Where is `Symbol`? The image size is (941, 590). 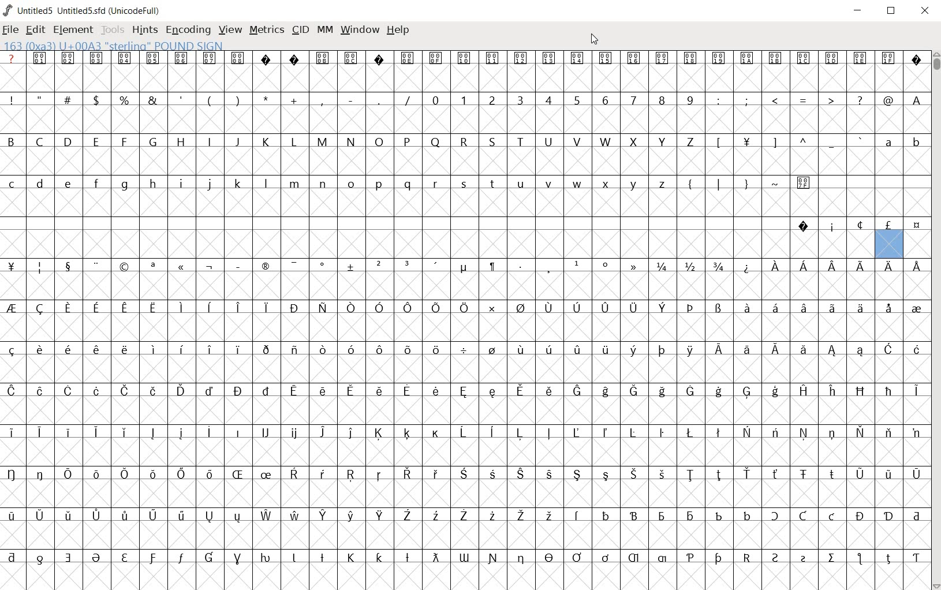 Symbol is located at coordinates (96, 309).